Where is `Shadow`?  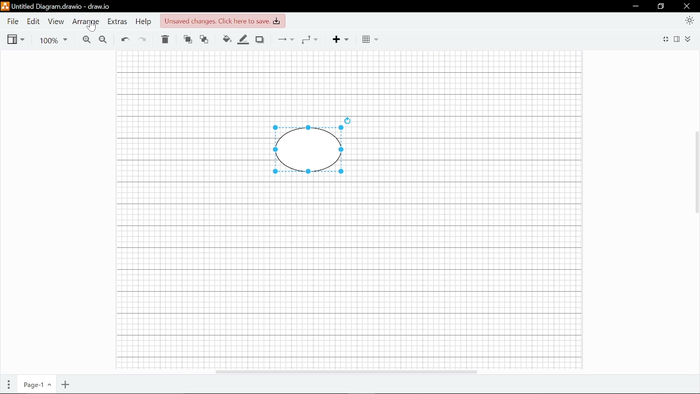 Shadow is located at coordinates (260, 40).